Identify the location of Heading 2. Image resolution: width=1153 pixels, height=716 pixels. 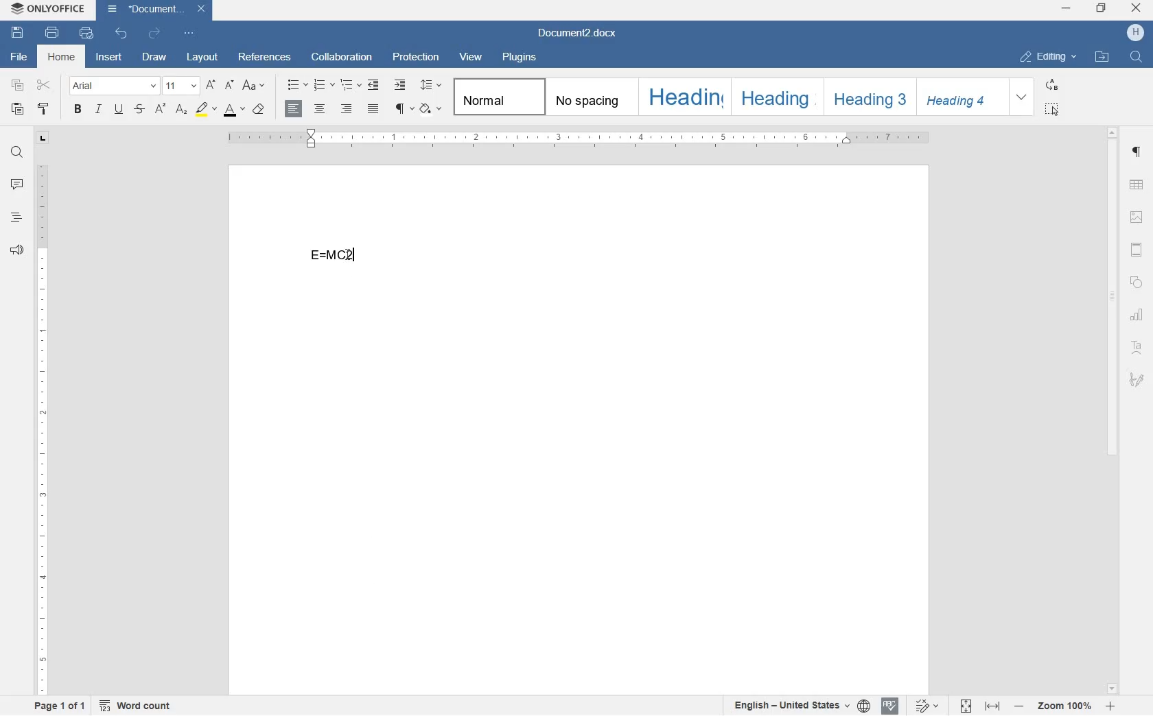
(775, 97).